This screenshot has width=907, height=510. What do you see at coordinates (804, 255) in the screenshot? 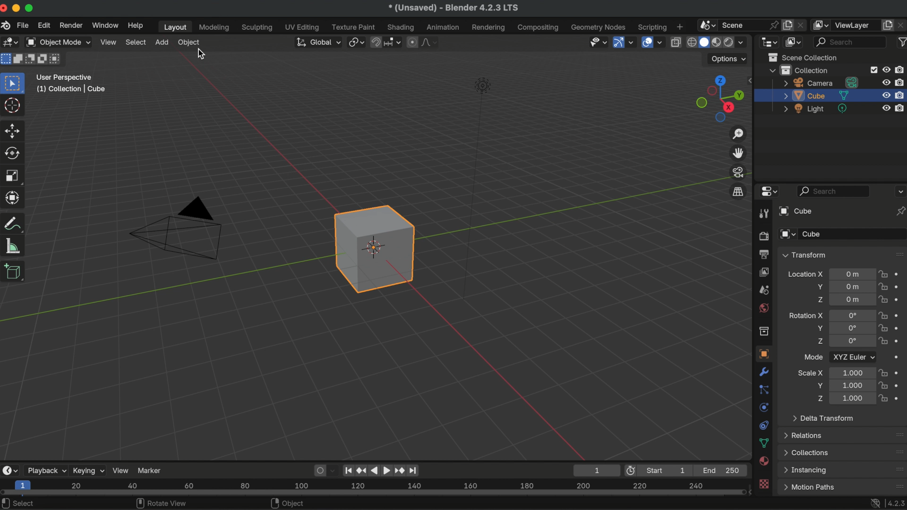
I see `transform dropdown` at bounding box center [804, 255].